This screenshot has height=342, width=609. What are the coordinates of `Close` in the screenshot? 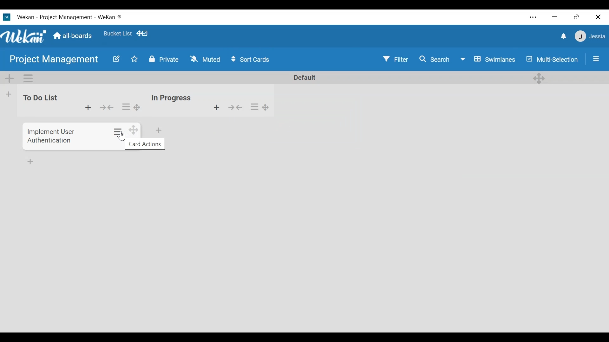 It's located at (599, 17).